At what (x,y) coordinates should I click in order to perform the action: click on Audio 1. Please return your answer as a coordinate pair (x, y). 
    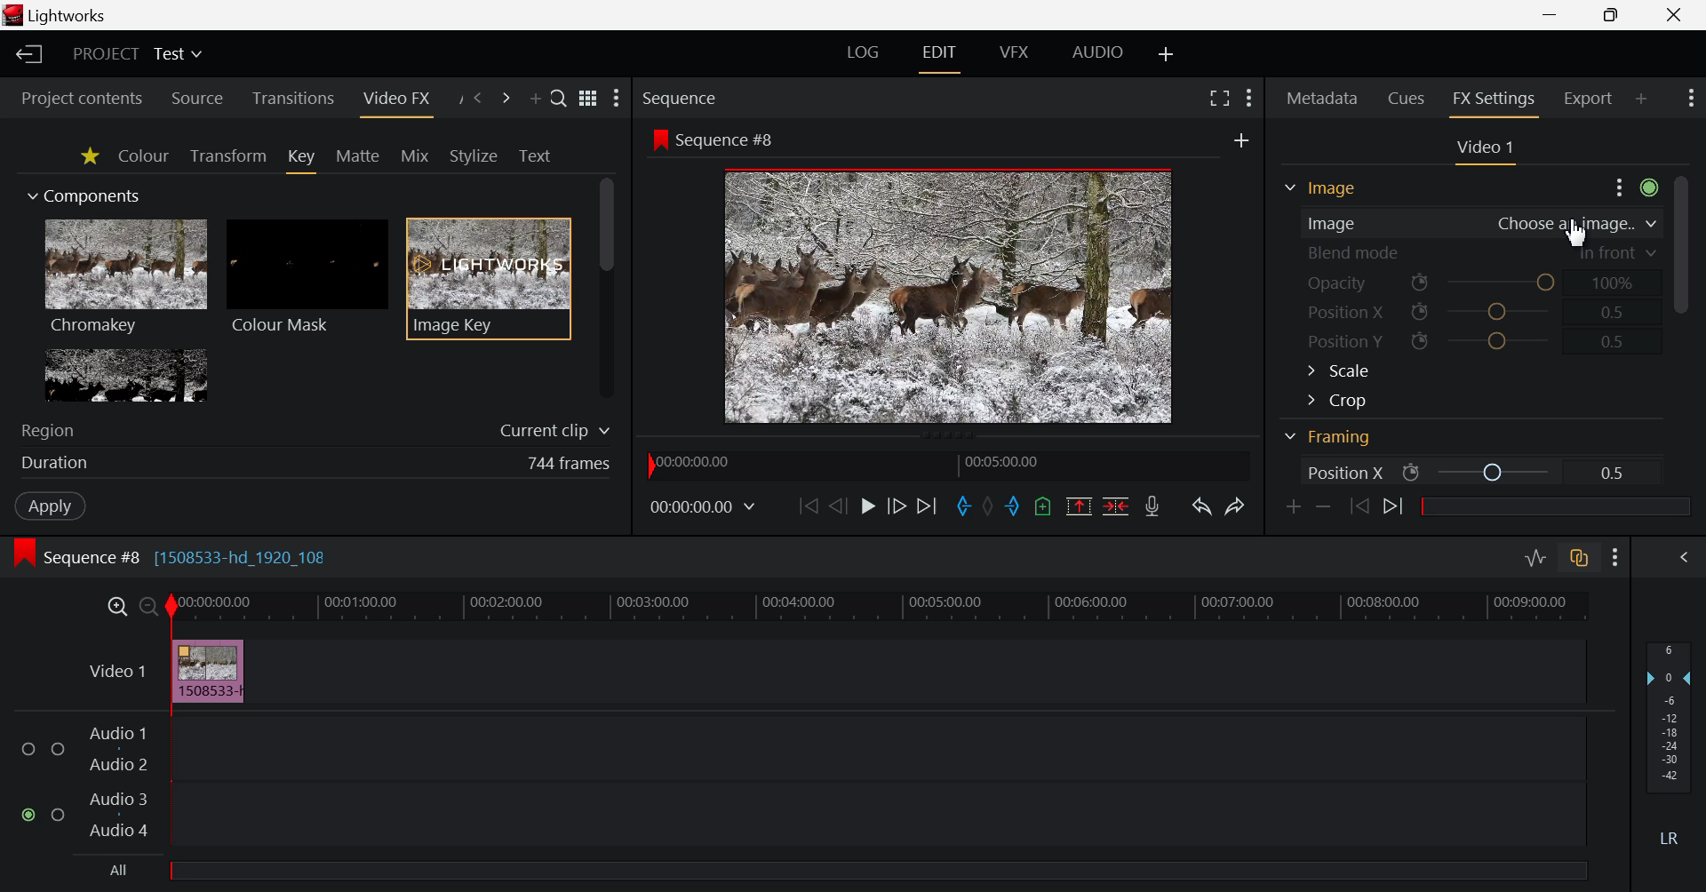
    Looking at the image, I should click on (117, 733).